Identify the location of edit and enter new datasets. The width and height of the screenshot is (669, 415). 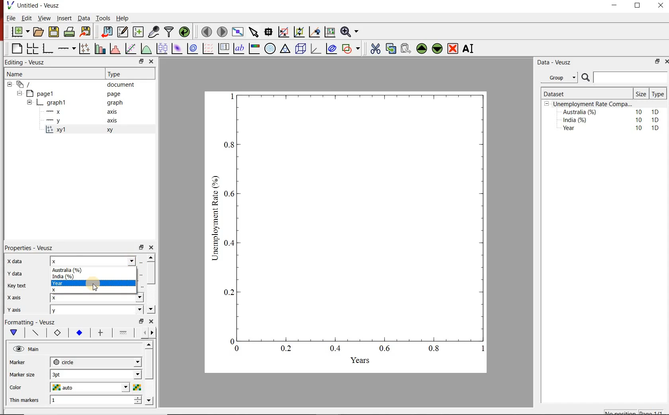
(123, 31).